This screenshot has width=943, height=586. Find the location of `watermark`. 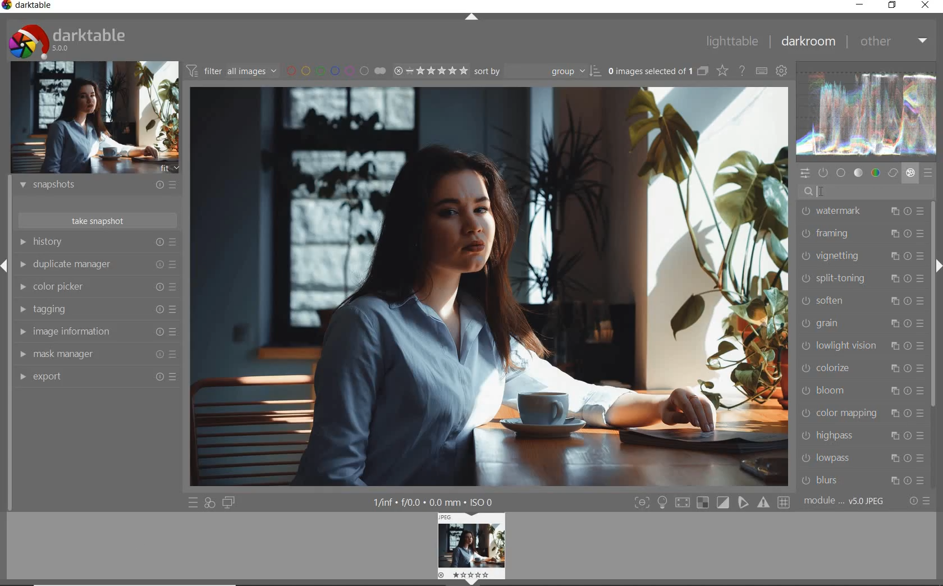

watermark is located at coordinates (863, 212).